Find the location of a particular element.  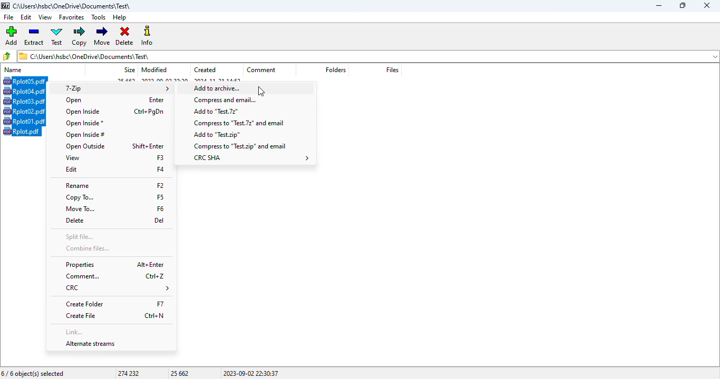

close is located at coordinates (707, 5).